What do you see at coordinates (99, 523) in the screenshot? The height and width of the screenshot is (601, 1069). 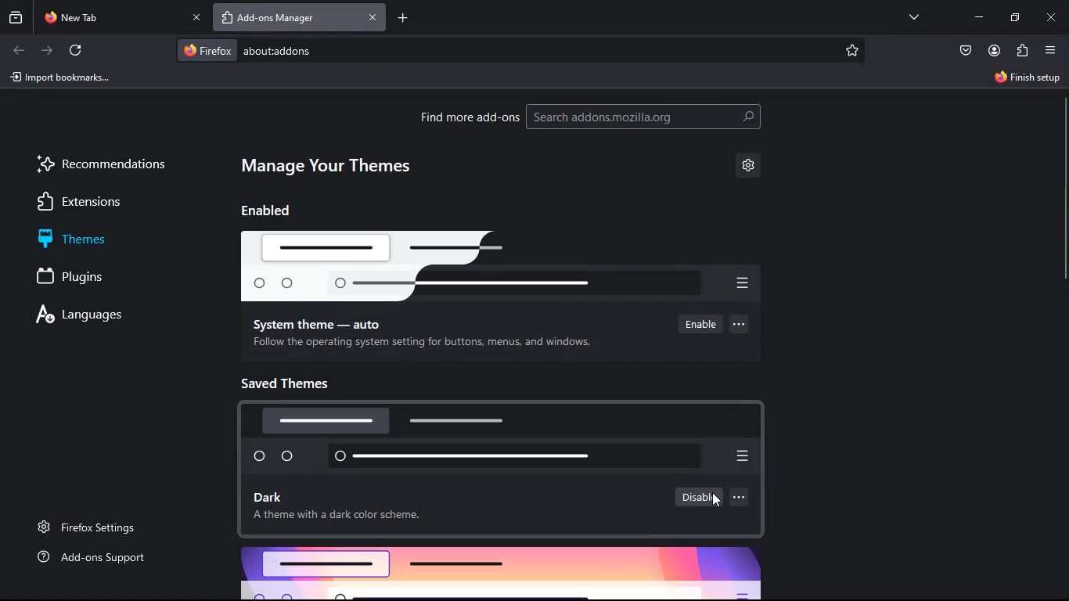 I see `firefox settings` at bounding box center [99, 523].